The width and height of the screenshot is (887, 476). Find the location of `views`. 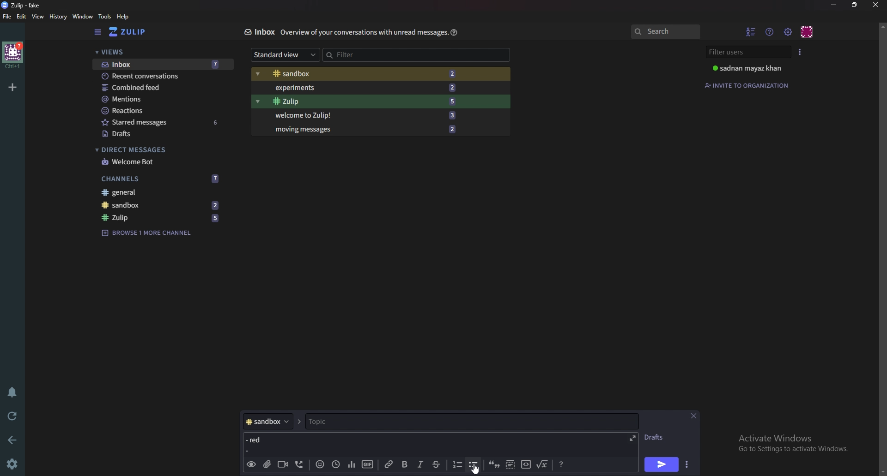

views is located at coordinates (163, 53).